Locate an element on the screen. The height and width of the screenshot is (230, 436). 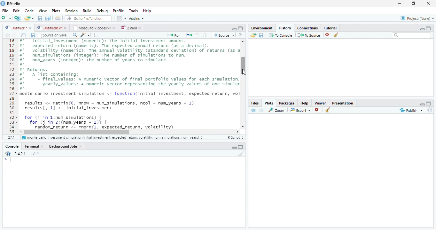
Addins is located at coordinates (137, 18).